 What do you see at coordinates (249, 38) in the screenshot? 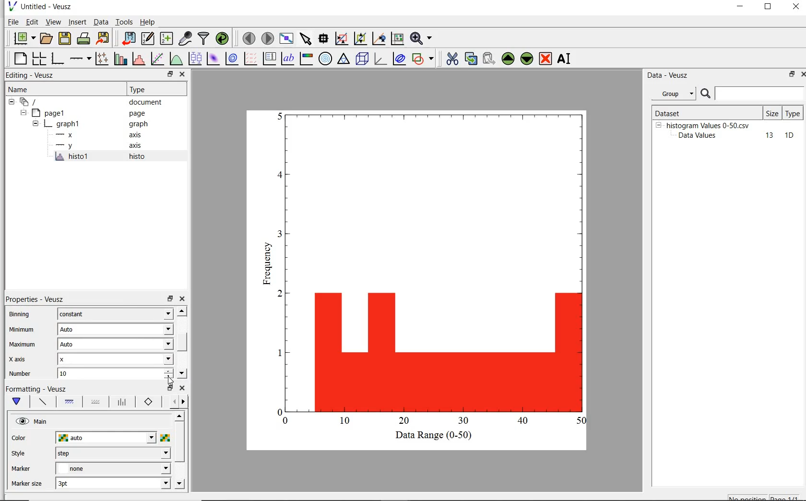
I see `move to previous page` at bounding box center [249, 38].